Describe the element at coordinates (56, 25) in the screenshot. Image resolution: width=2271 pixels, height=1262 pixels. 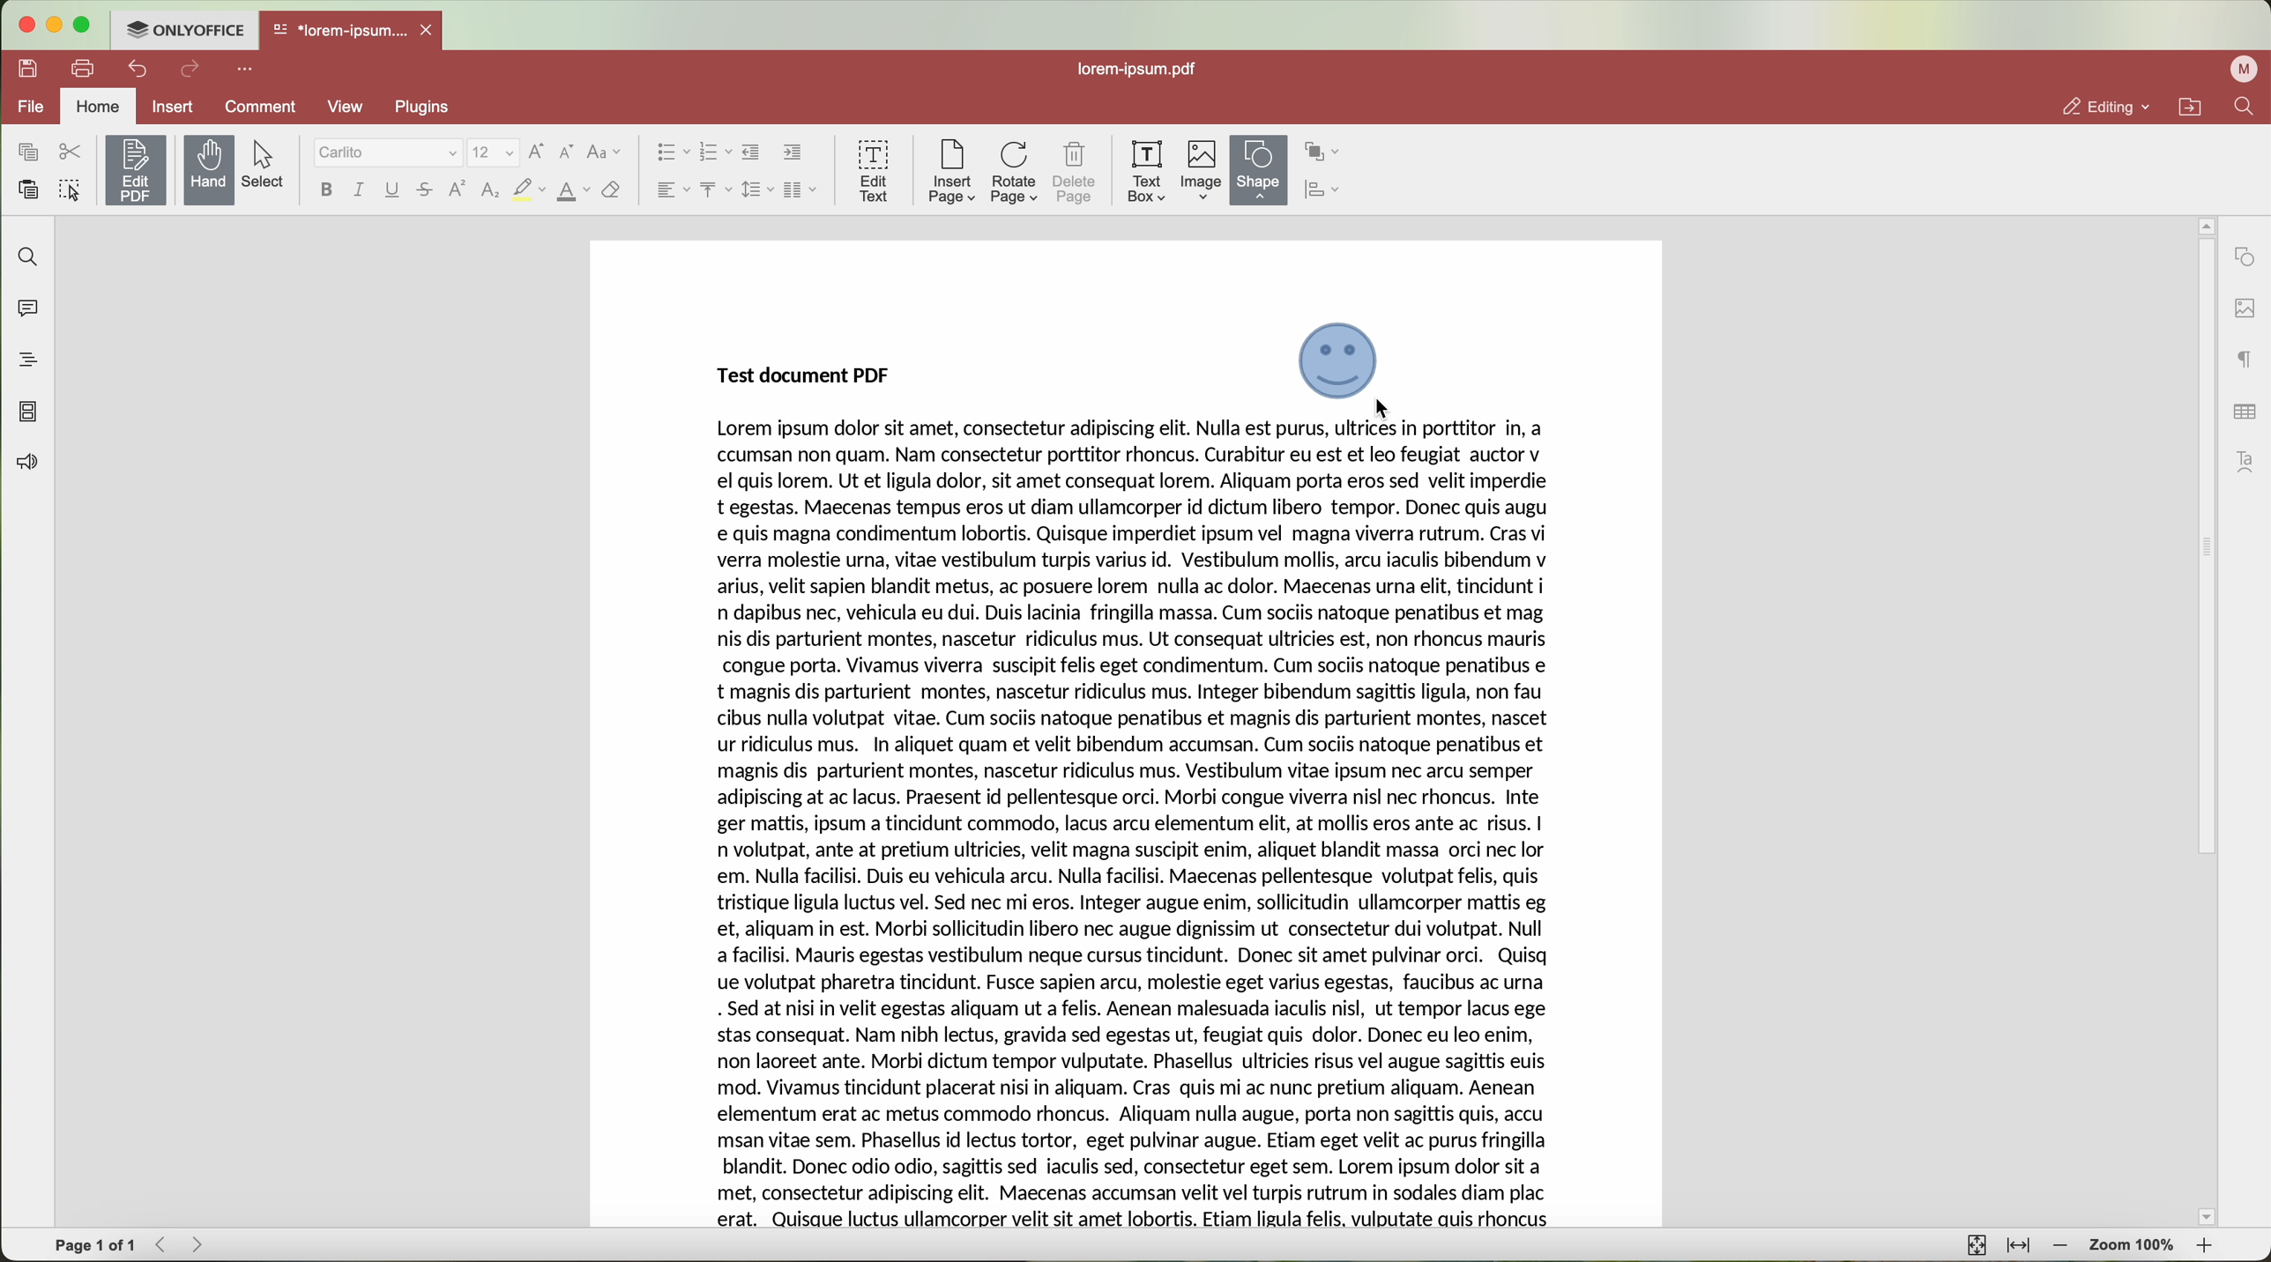
I see `minimize` at that location.